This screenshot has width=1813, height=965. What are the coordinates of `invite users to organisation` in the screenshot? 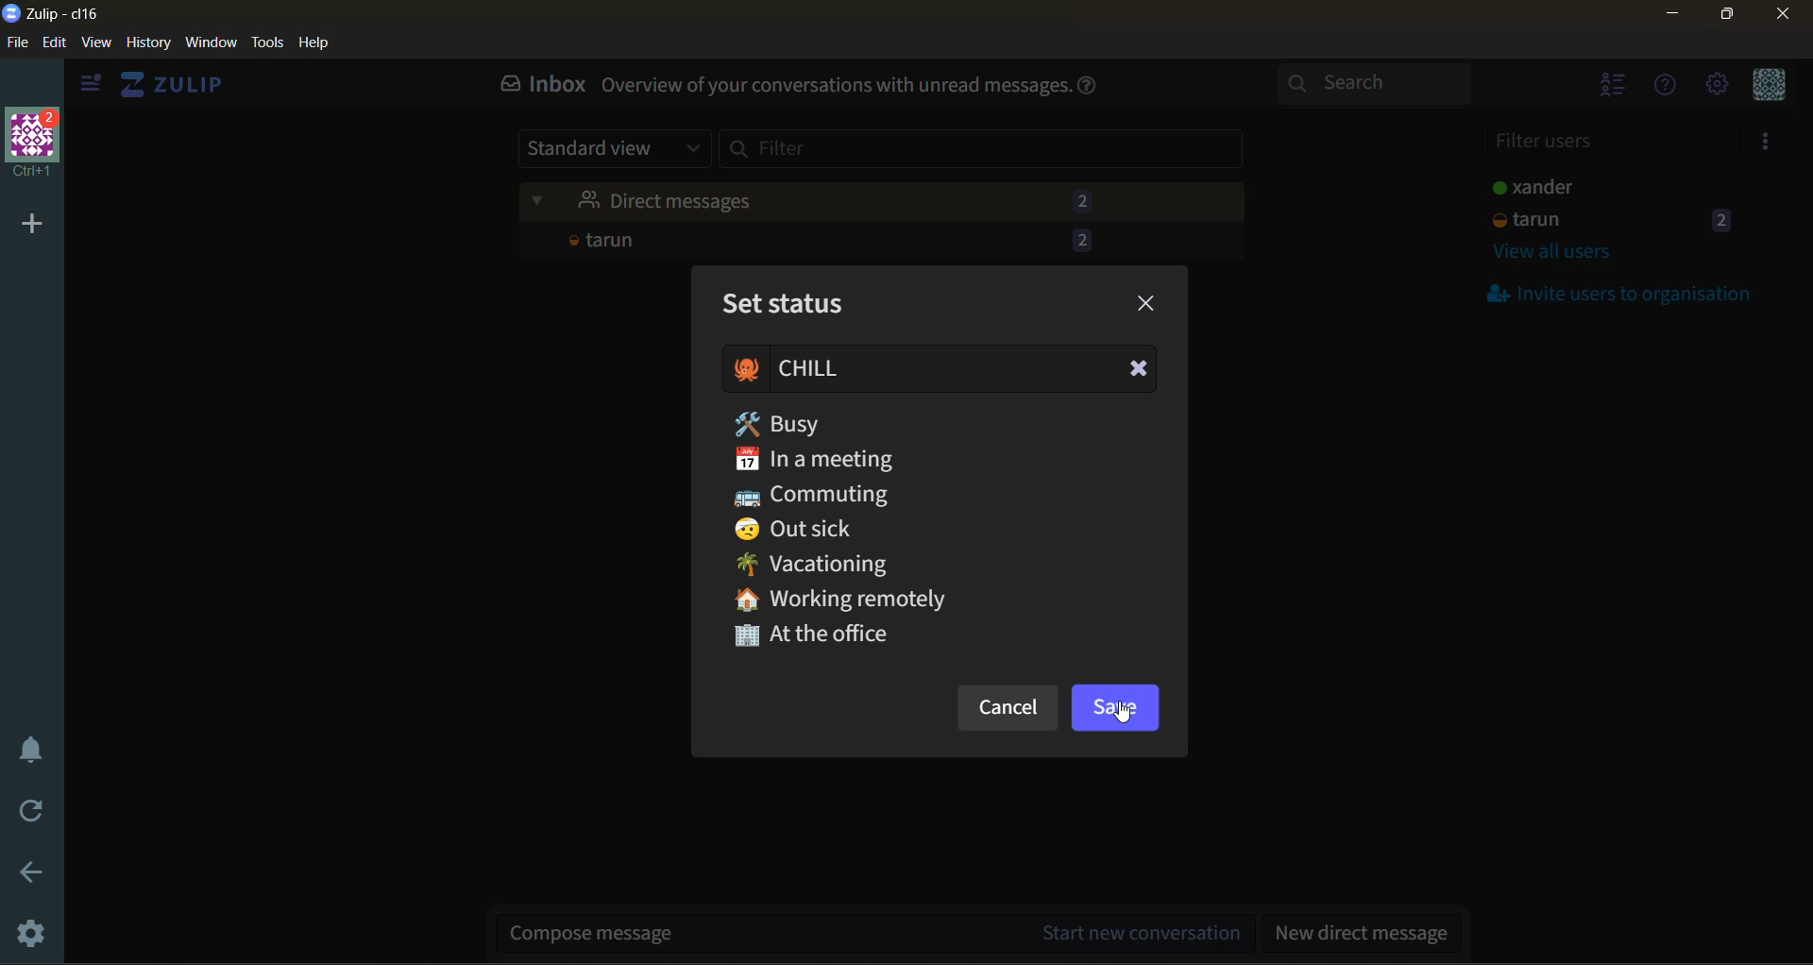 It's located at (1769, 144).